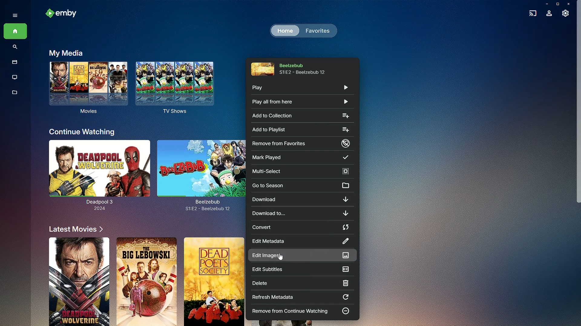 The image size is (581, 326). What do you see at coordinates (87, 90) in the screenshot?
I see `Movies` at bounding box center [87, 90].